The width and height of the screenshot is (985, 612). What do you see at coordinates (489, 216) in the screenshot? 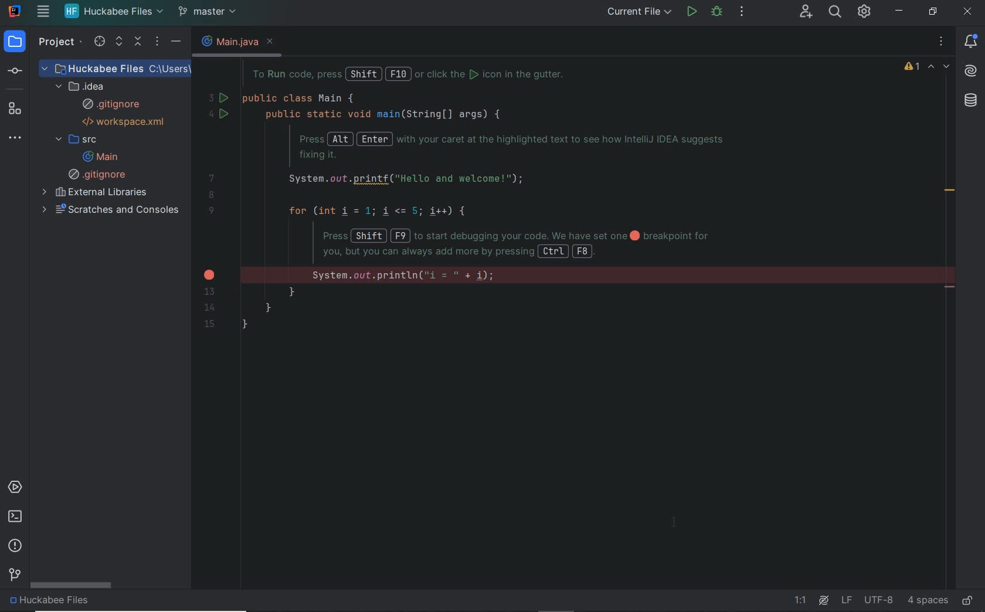
I see `codes` at bounding box center [489, 216].